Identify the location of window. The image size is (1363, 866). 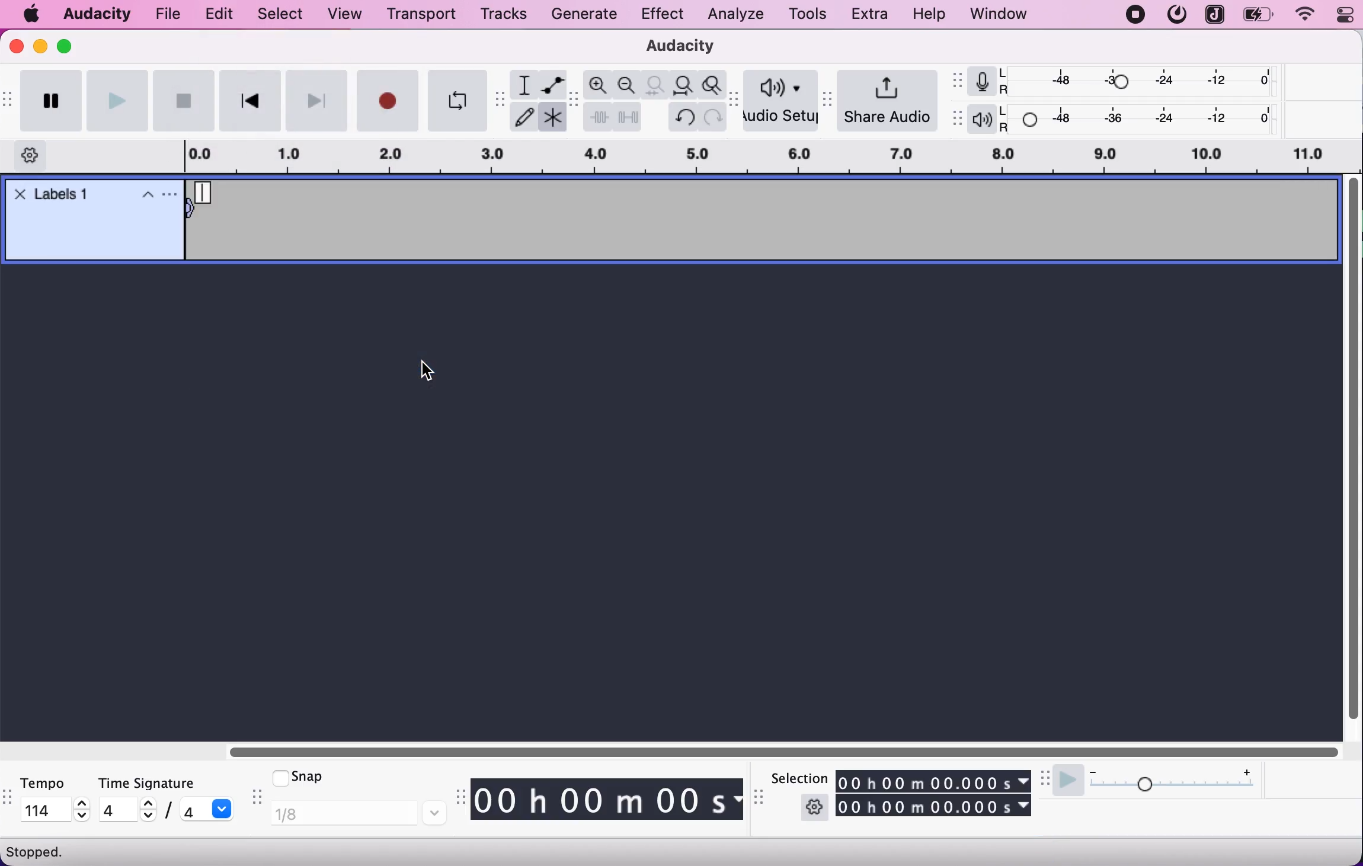
(999, 15).